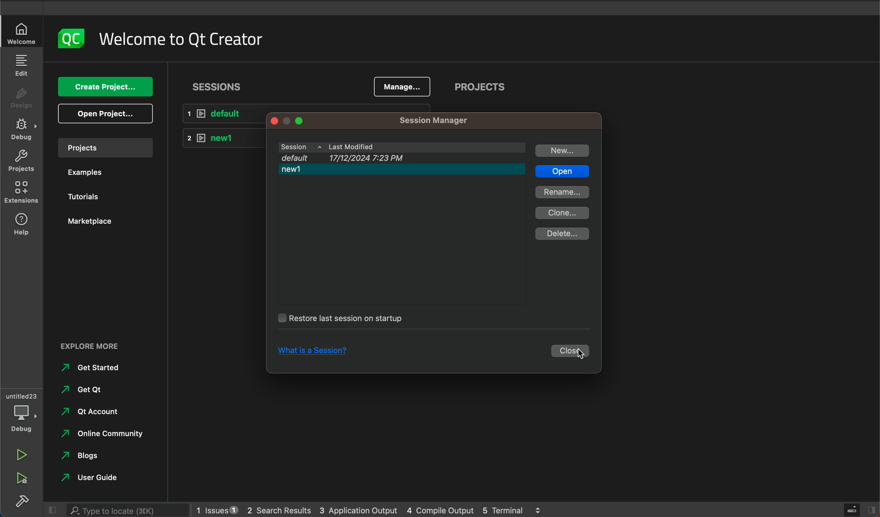  What do you see at coordinates (562, 192) in the screenshot?
I see `rename` at bounding box center [562, 192].